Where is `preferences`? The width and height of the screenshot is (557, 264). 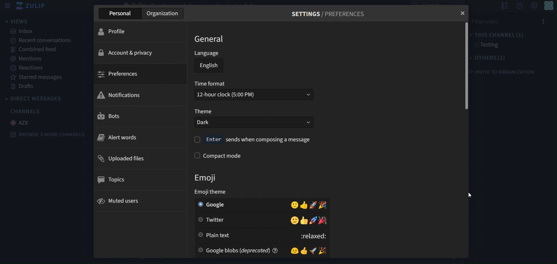 preferences is located at coordinates (119, 75).